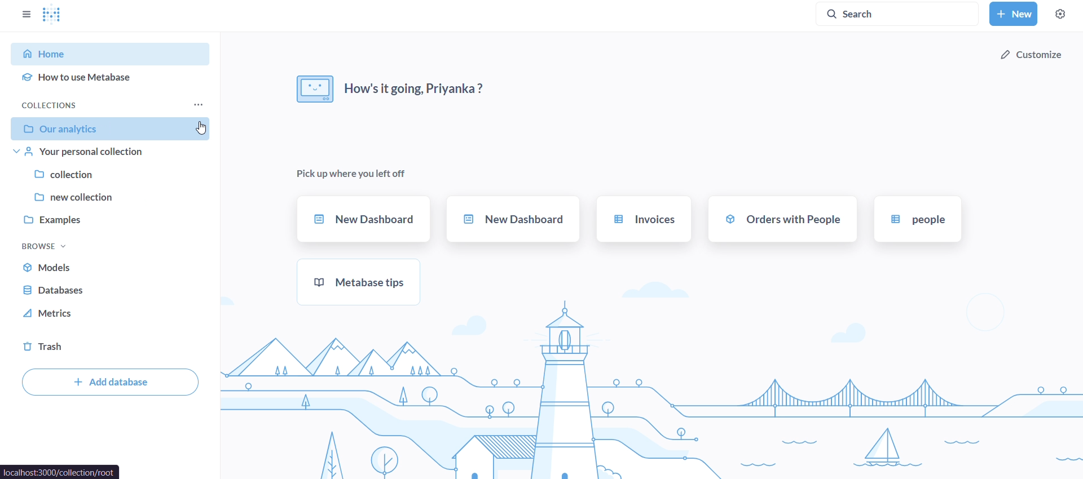 The height and width of the screenshot is (479, 1083). I want to click on add database, so click(110, 381).